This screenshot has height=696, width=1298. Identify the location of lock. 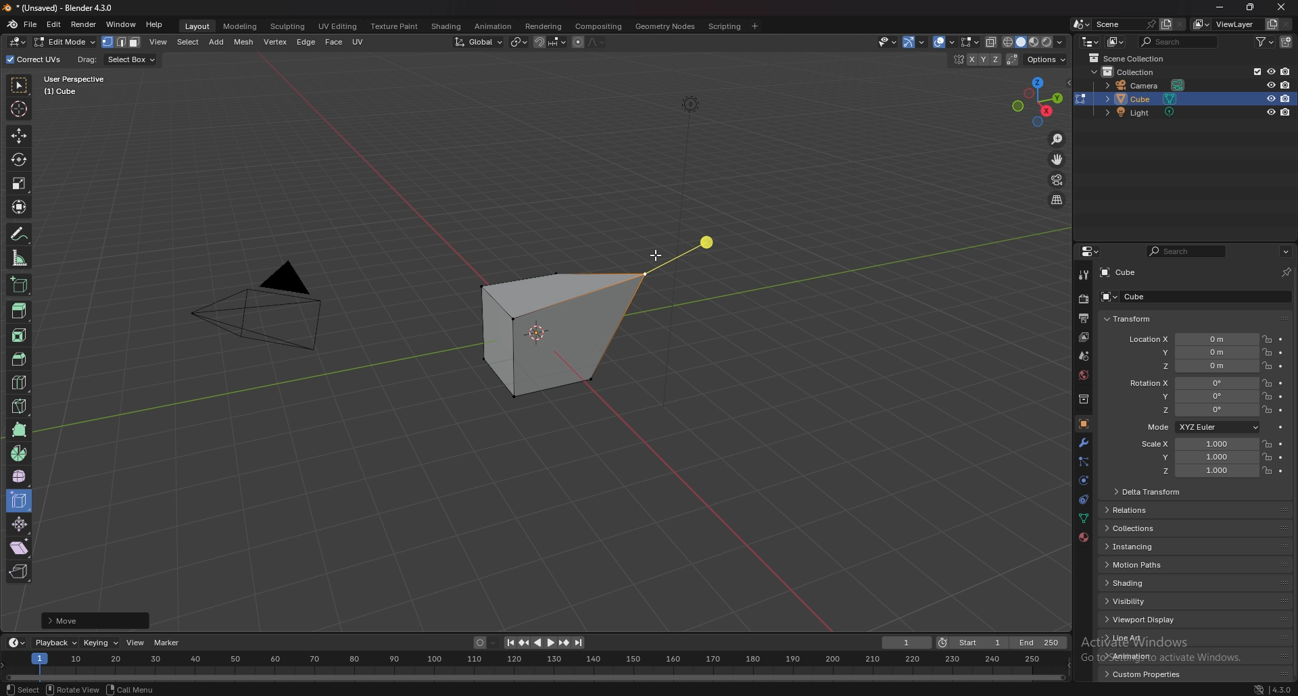
(1268, 470).